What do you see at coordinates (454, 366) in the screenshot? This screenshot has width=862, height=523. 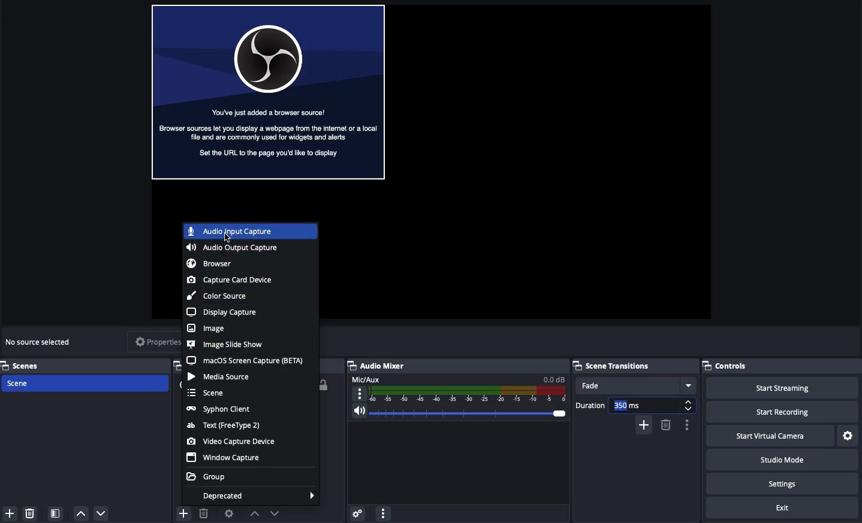 I see `Audio mixer` at bounding box center [454, 366].